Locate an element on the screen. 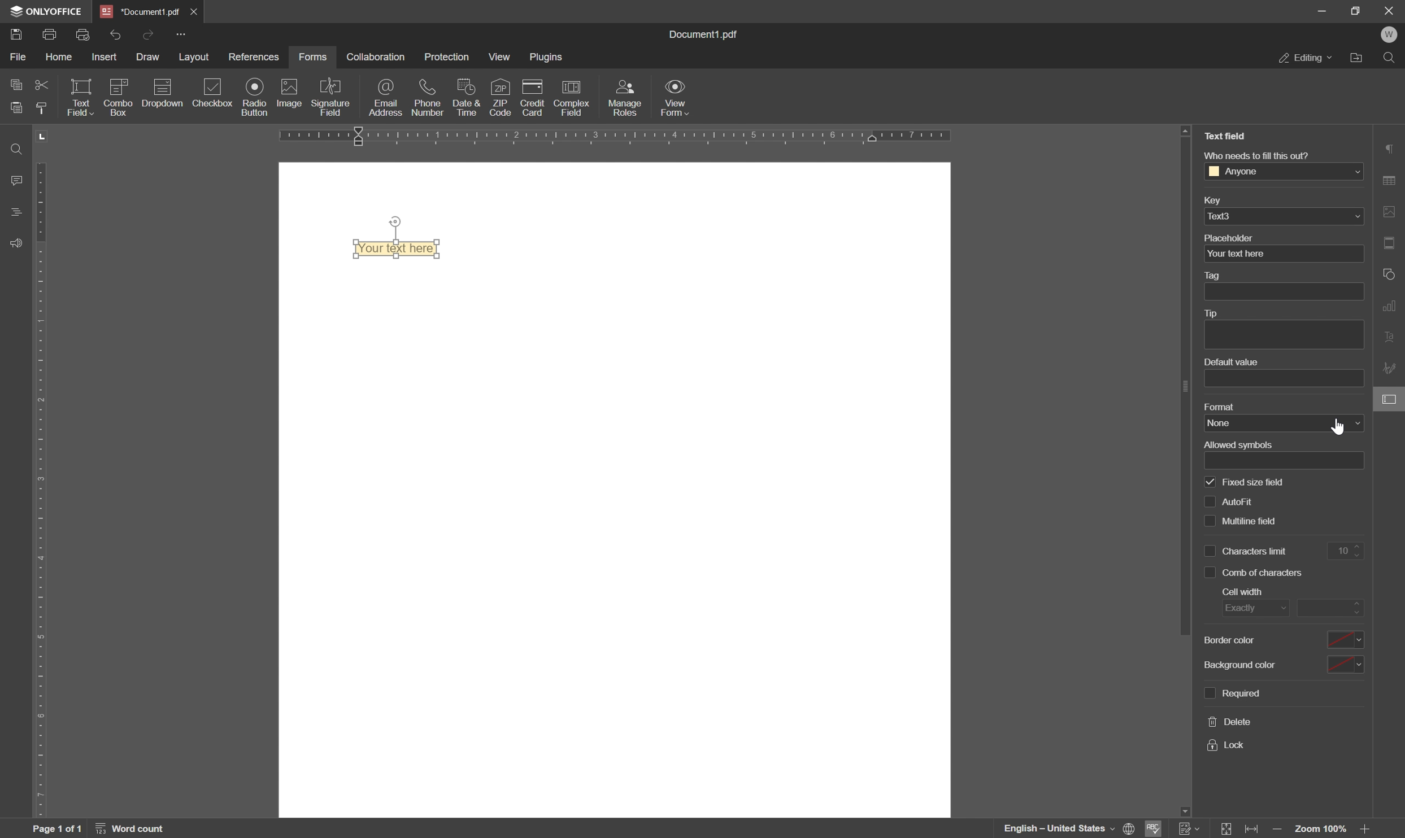 The image size is (1405, 838). insert is located at coordinates (108, 57).